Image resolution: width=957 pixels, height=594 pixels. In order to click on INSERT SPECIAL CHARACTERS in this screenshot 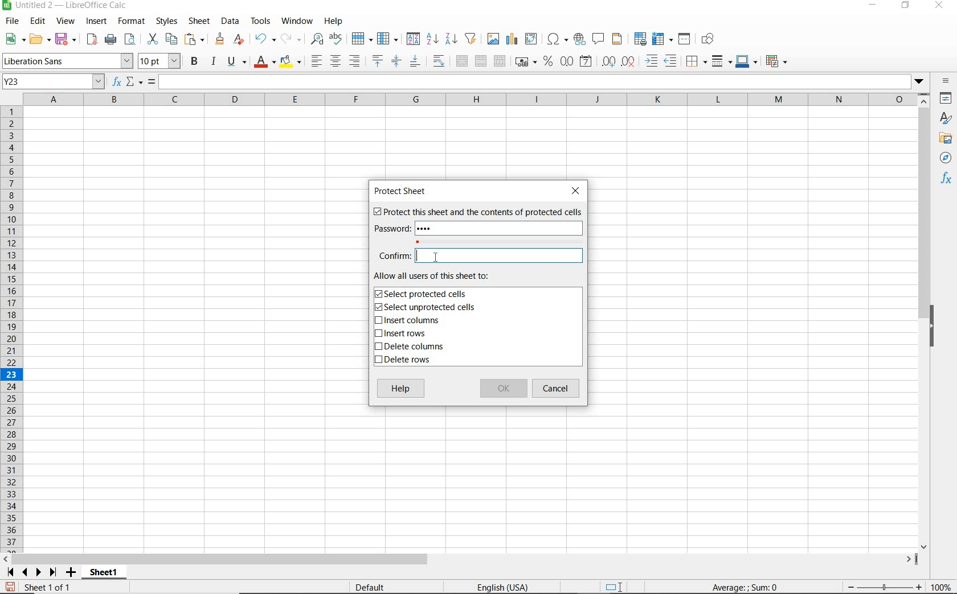, I will do `click(558, 39)`.